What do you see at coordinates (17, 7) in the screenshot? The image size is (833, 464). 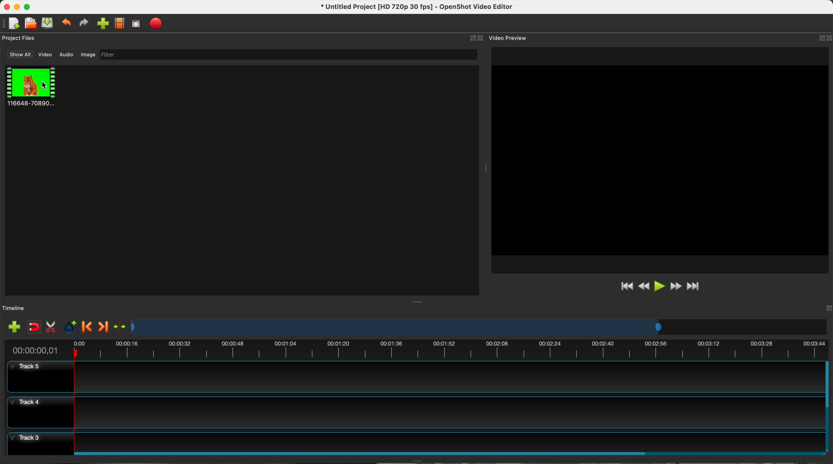 I see `minimize program` at bounding box center [17, 7].